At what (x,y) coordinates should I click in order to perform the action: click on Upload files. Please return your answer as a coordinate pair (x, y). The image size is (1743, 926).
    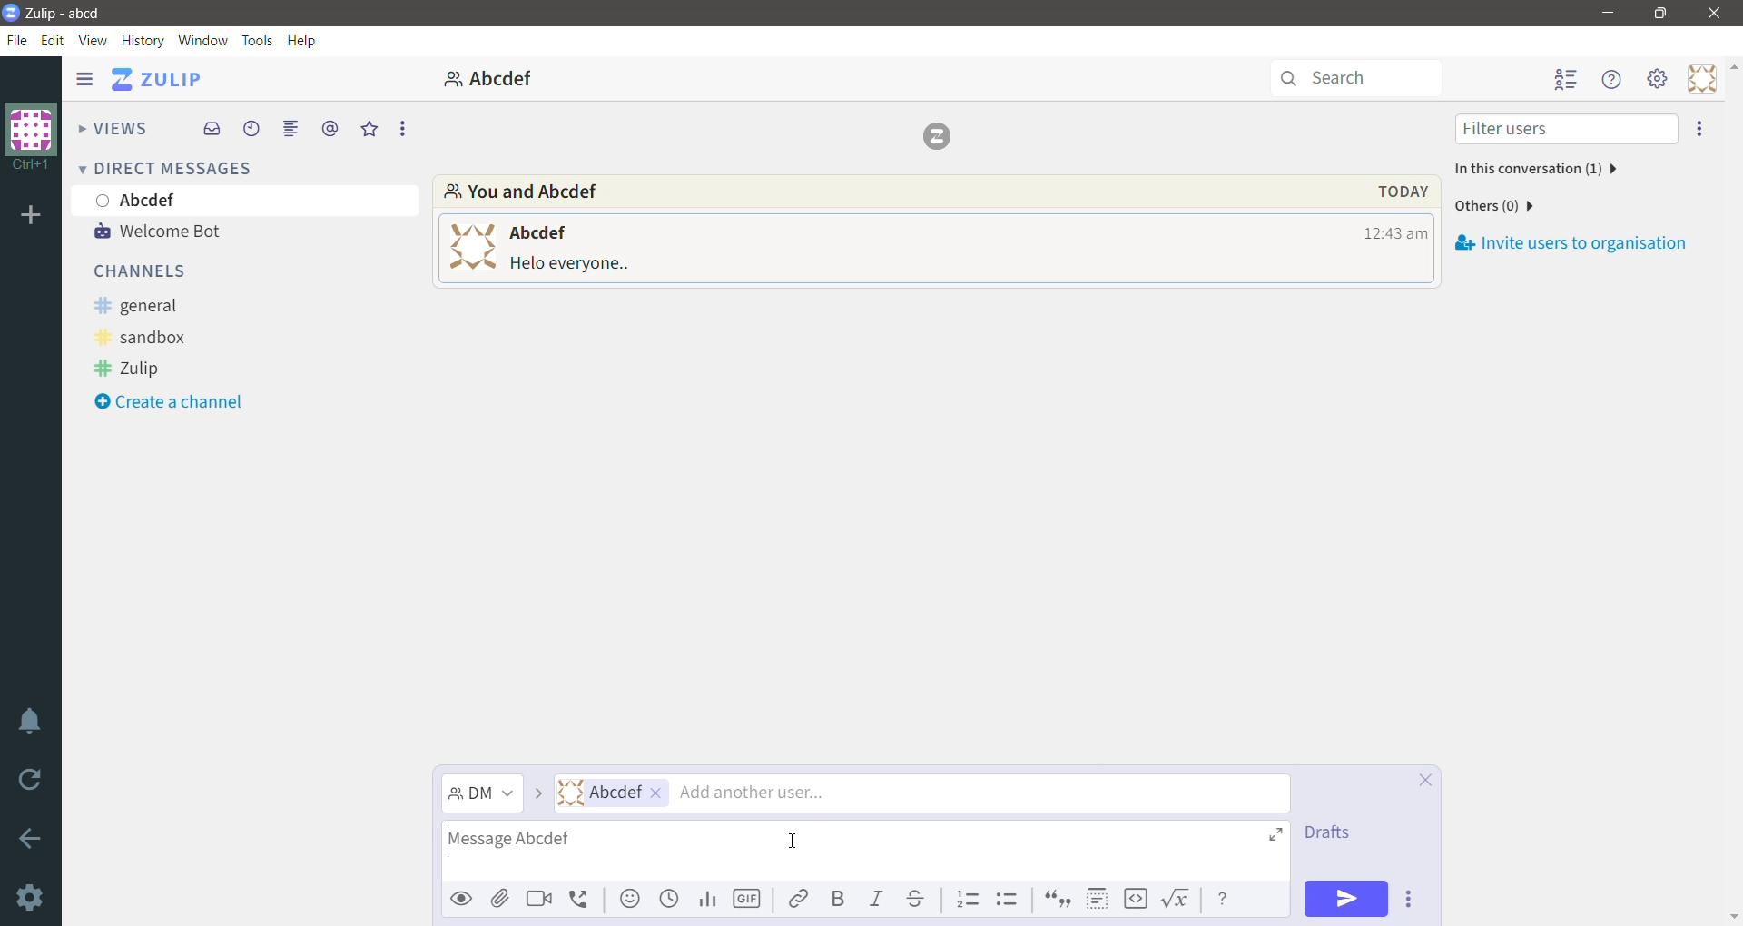
    Looking at the image, I should click on (500, 899).